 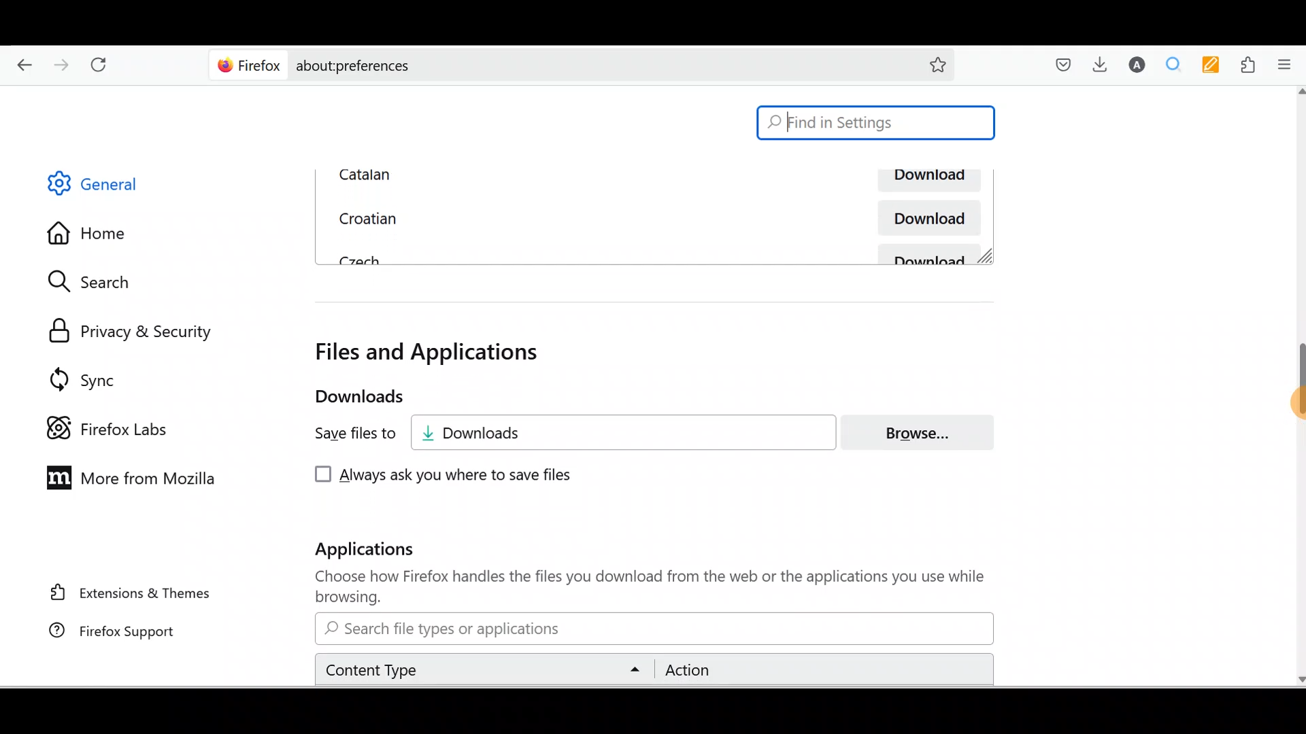 I want to click on Download, so click(x=932, y=254).